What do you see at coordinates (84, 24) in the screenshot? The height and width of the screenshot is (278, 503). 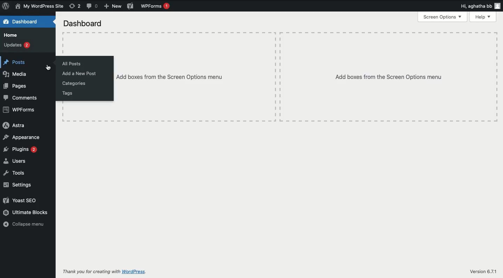 I see `screen options` at bounding box center [84, 24].